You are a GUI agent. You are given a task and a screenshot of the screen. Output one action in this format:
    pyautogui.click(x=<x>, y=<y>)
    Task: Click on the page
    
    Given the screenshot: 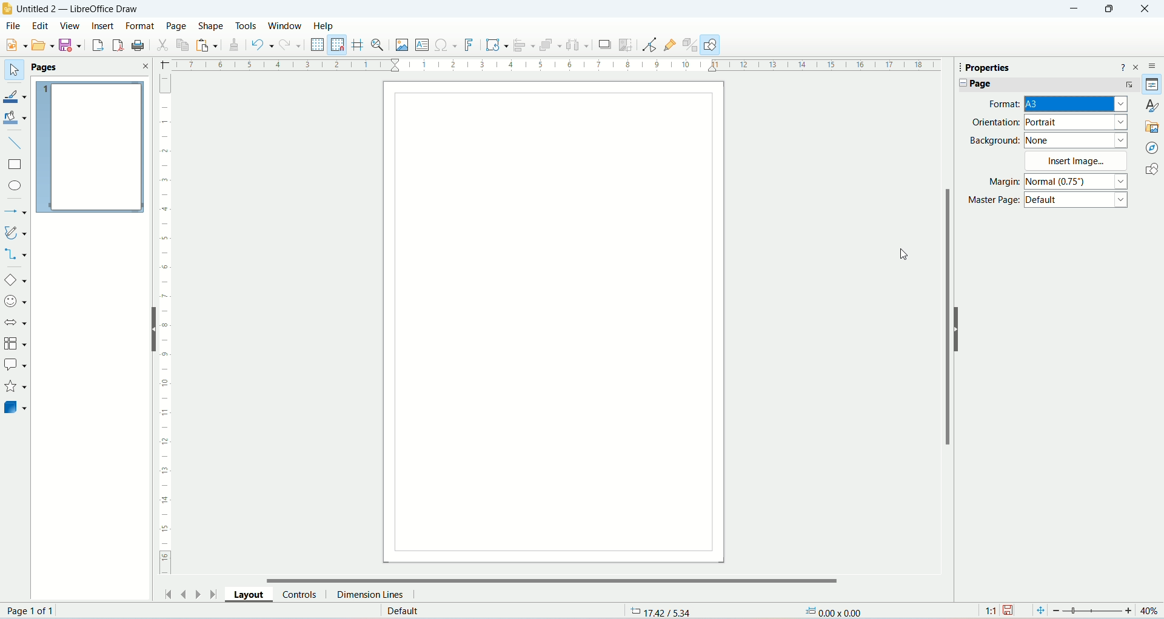 What is the action you would take?
    pyautogui.click(x=554, y=324)
    